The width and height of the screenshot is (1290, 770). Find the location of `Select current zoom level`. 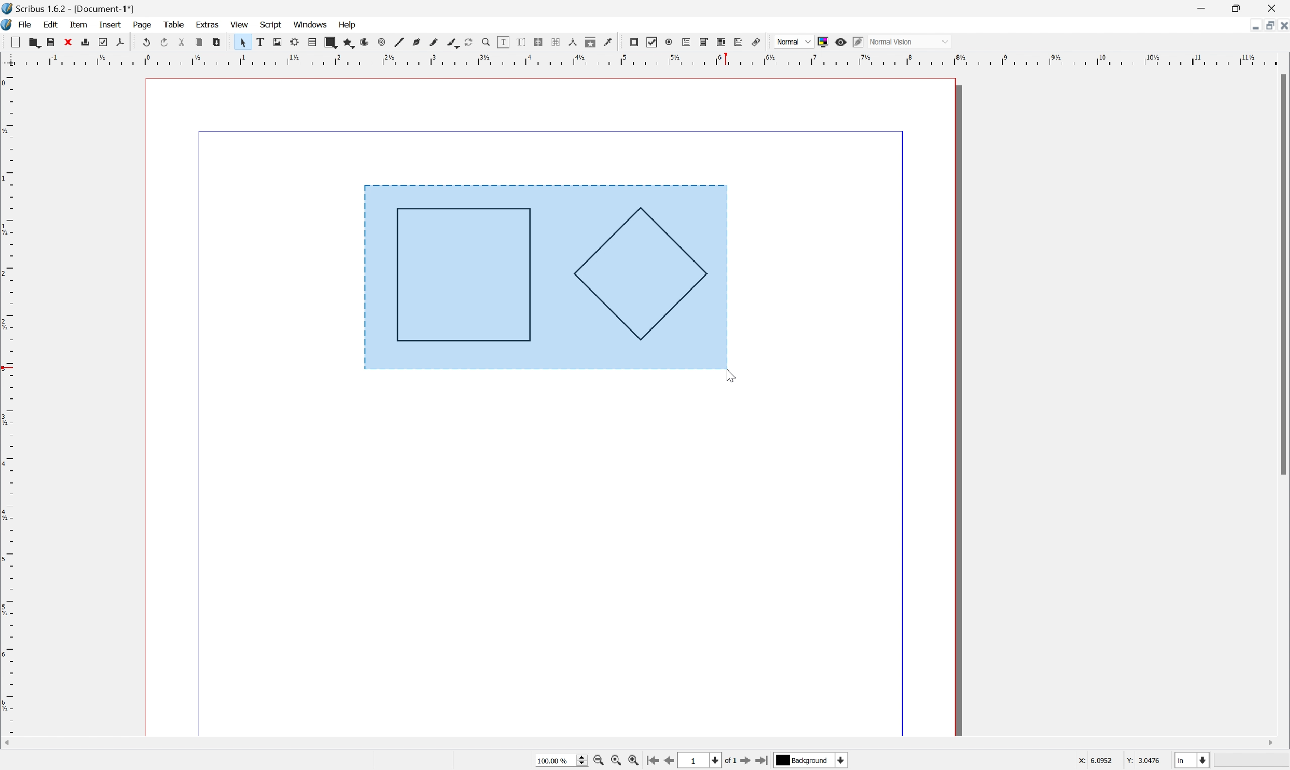

Select current zoom level is located at coordinates (558, 760).